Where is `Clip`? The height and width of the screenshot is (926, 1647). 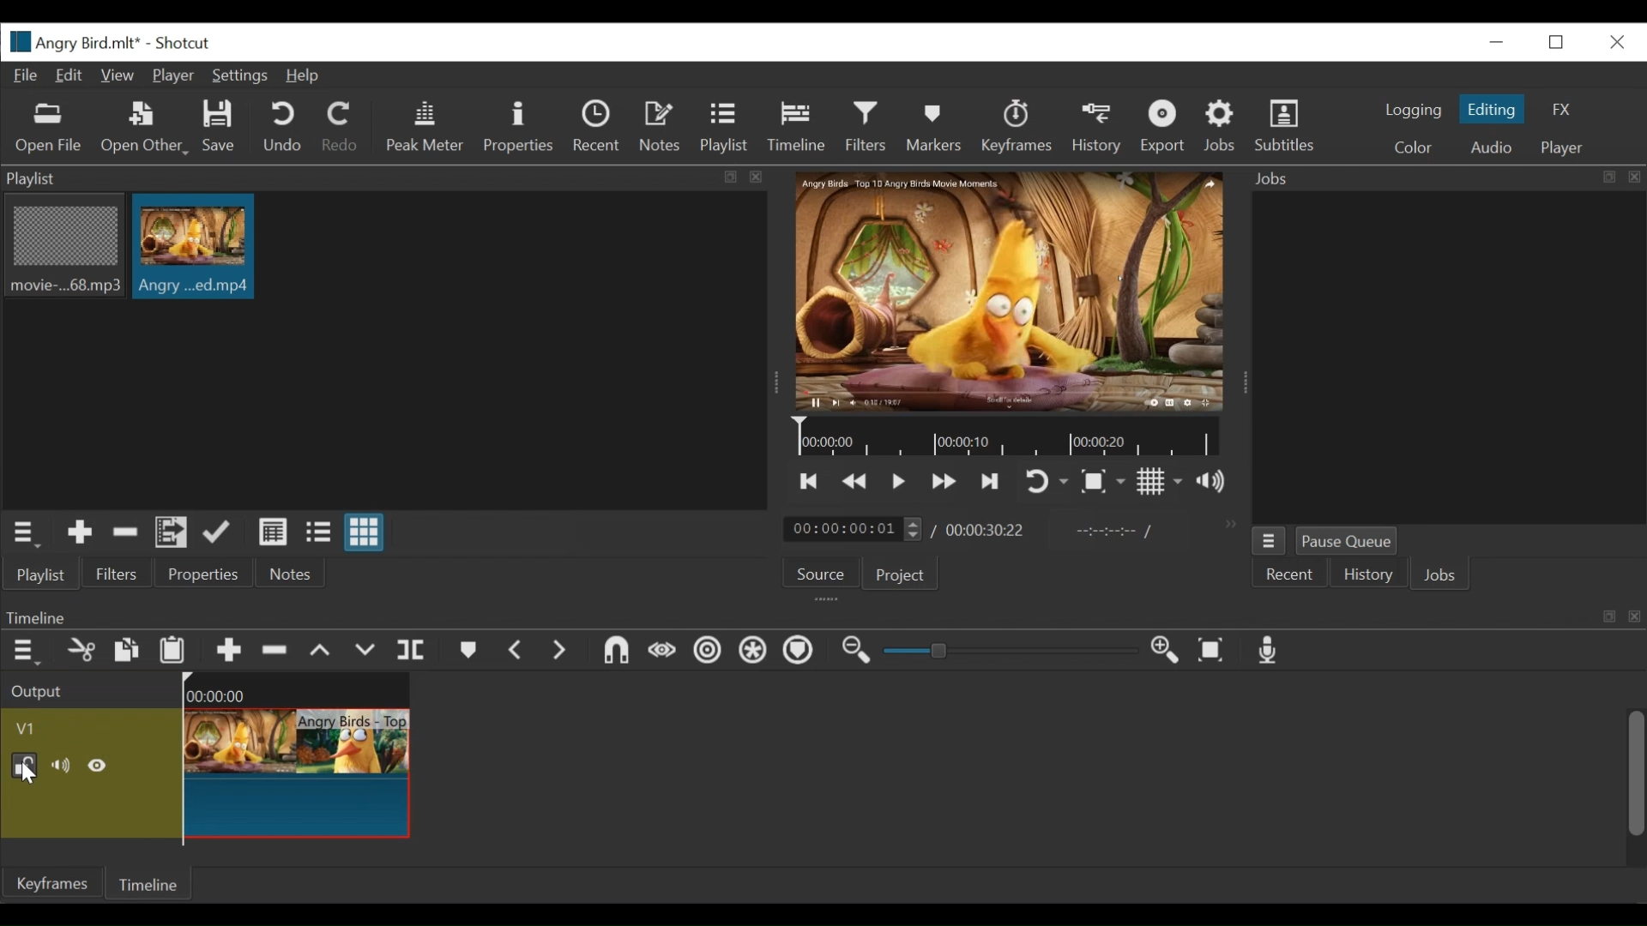
Clip is located at coordinates (63, 248).